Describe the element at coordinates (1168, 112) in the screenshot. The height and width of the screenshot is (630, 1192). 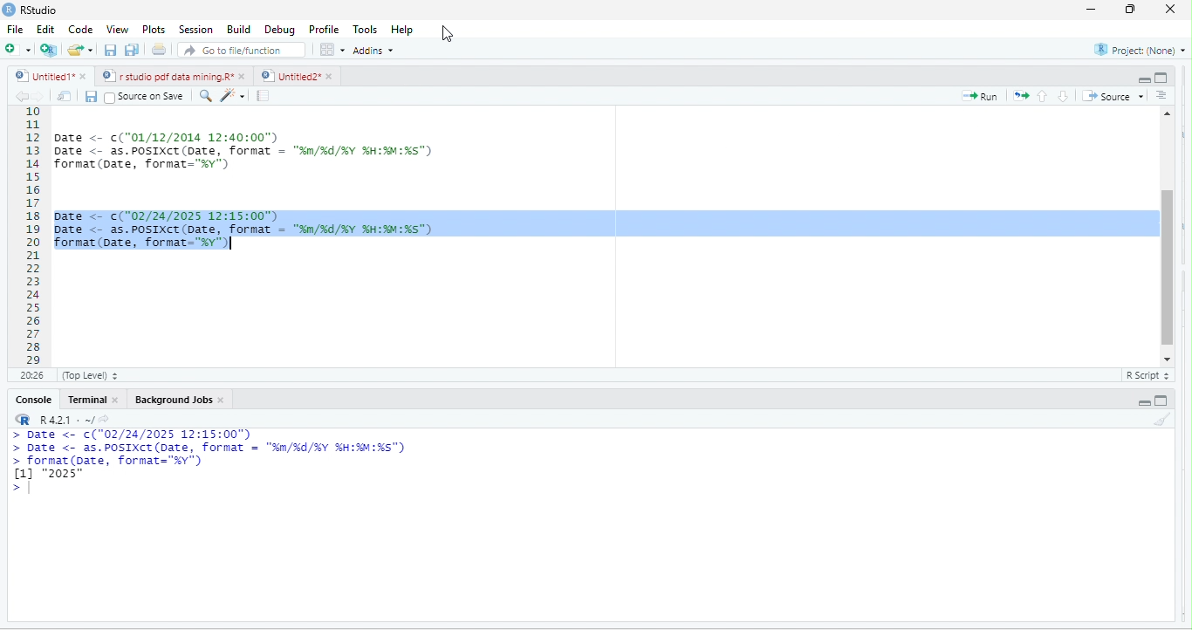
I see `scroll up` at that location.